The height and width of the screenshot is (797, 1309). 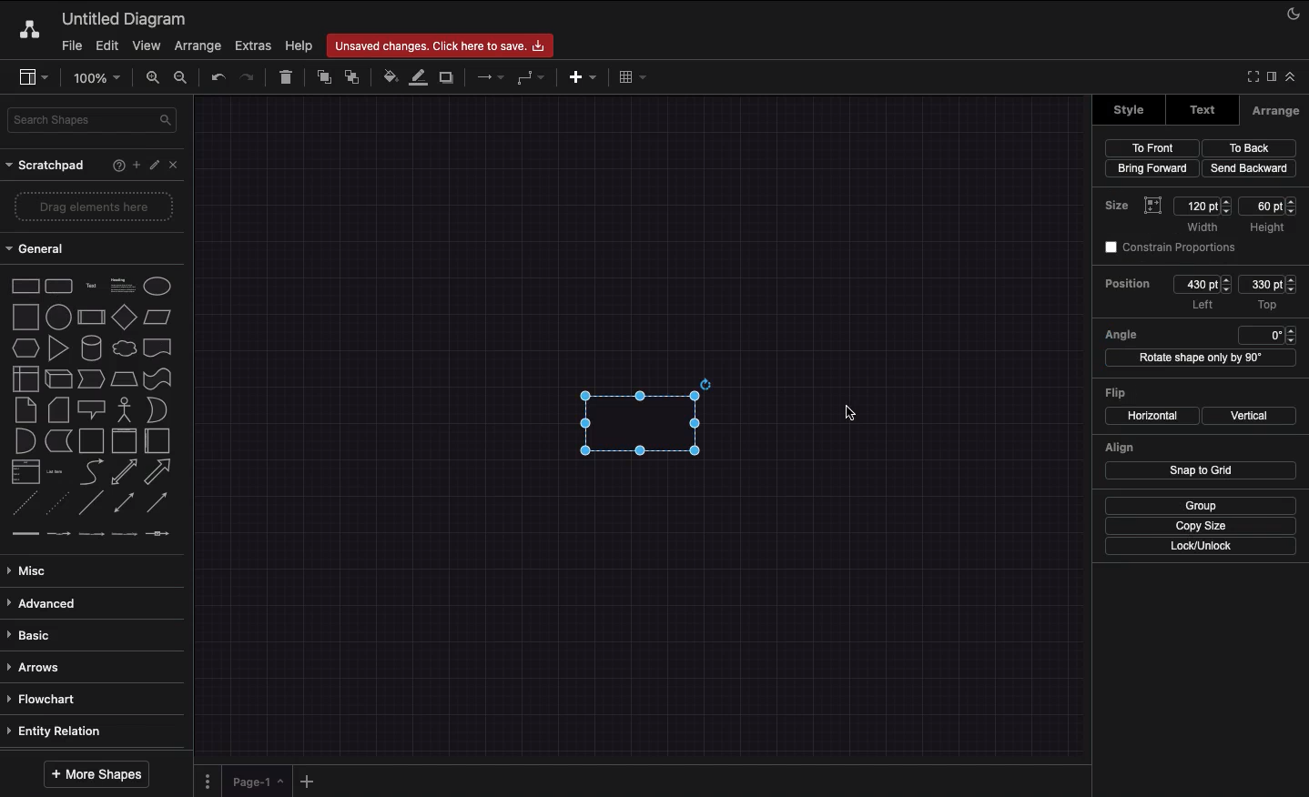 What do you see at coordinates (152, 166) in the screenshot?
I see `Edit` at bounding box center [152, 166].